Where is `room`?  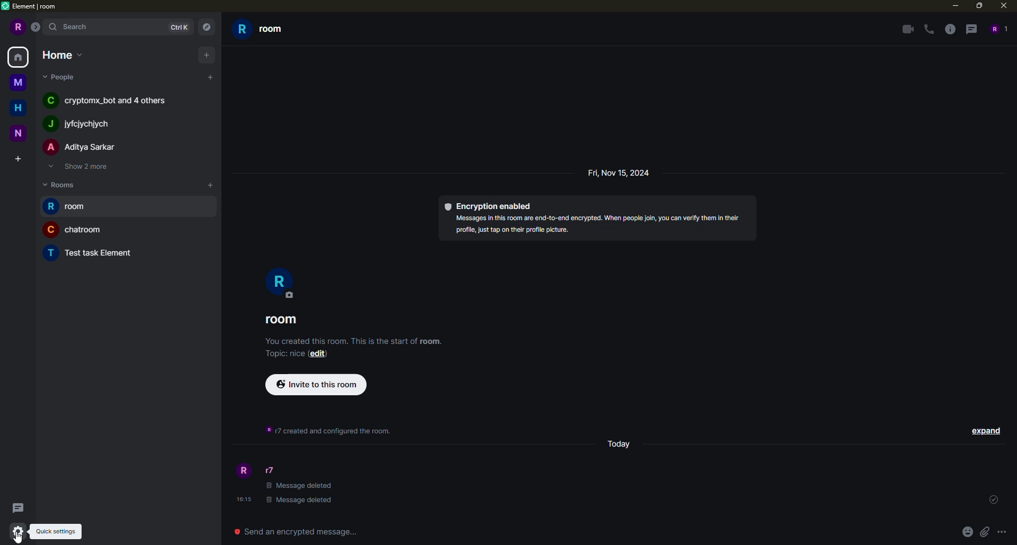 room is located at coordinates (75, 229).